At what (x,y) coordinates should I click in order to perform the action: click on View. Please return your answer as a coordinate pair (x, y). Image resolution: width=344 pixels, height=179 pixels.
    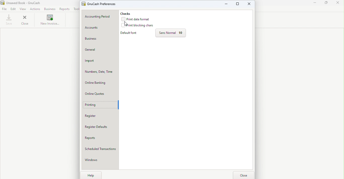
    Looking at the image, I should click on (23, 9).